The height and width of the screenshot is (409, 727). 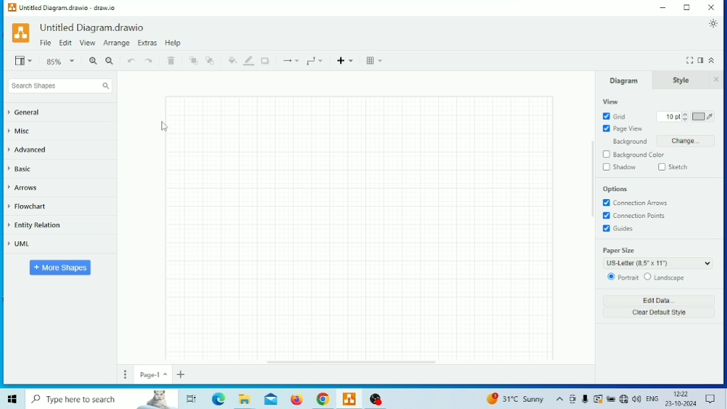 I want to click on Shadow, so click(x=266, y=60).